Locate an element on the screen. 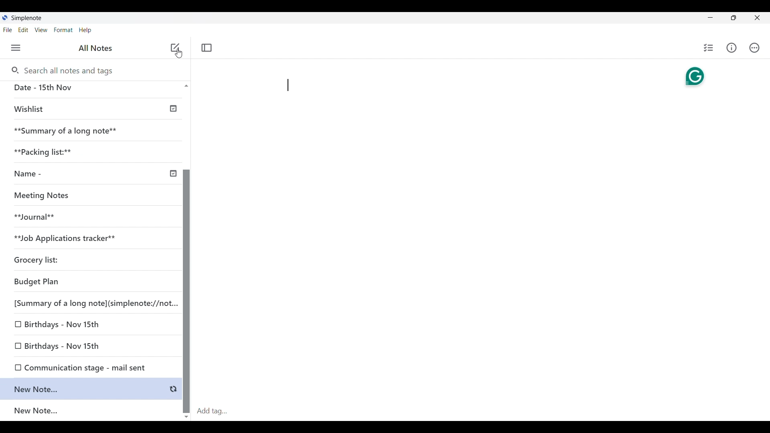 The image size is (770, 433). Format is located at coordinates (63, 30).